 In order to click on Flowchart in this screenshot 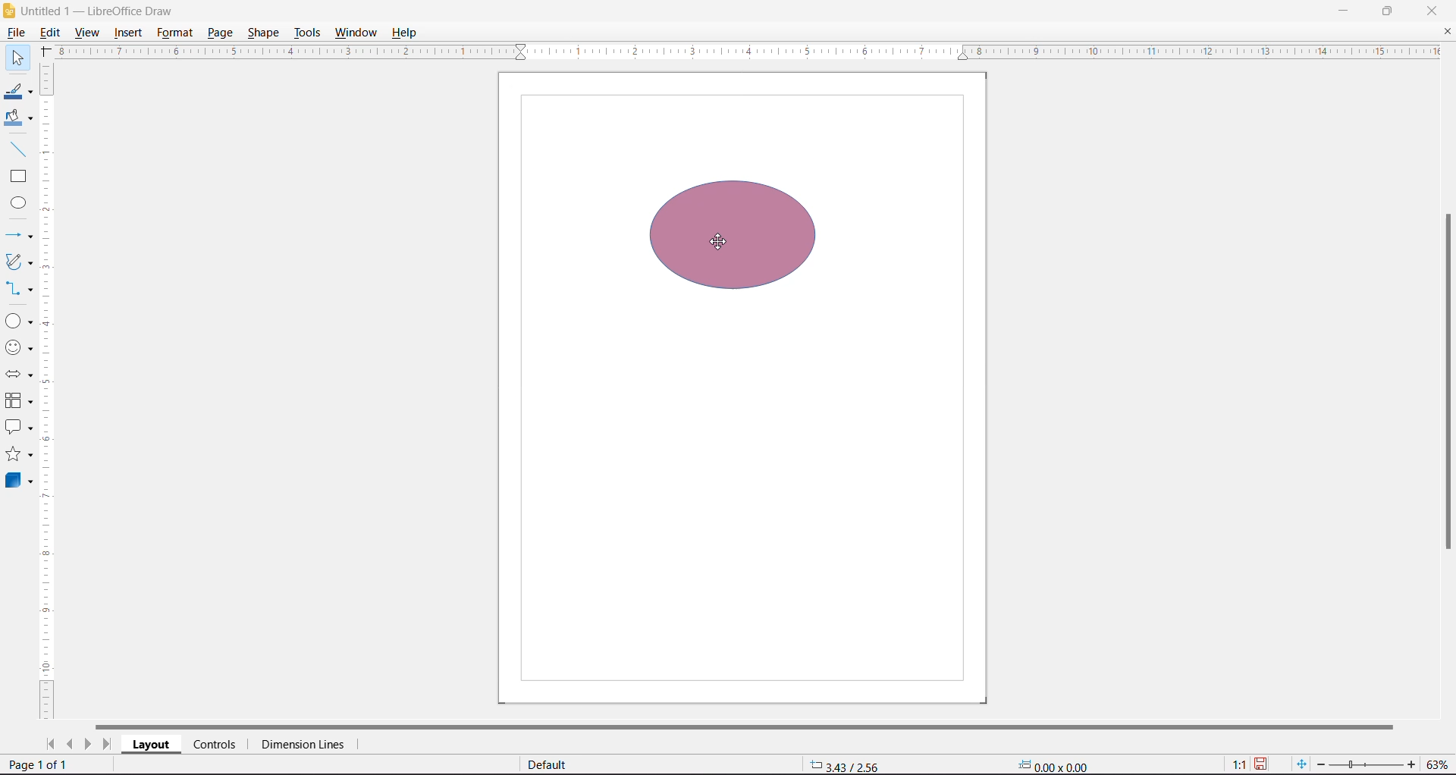, I will do `click(20, 400)`.